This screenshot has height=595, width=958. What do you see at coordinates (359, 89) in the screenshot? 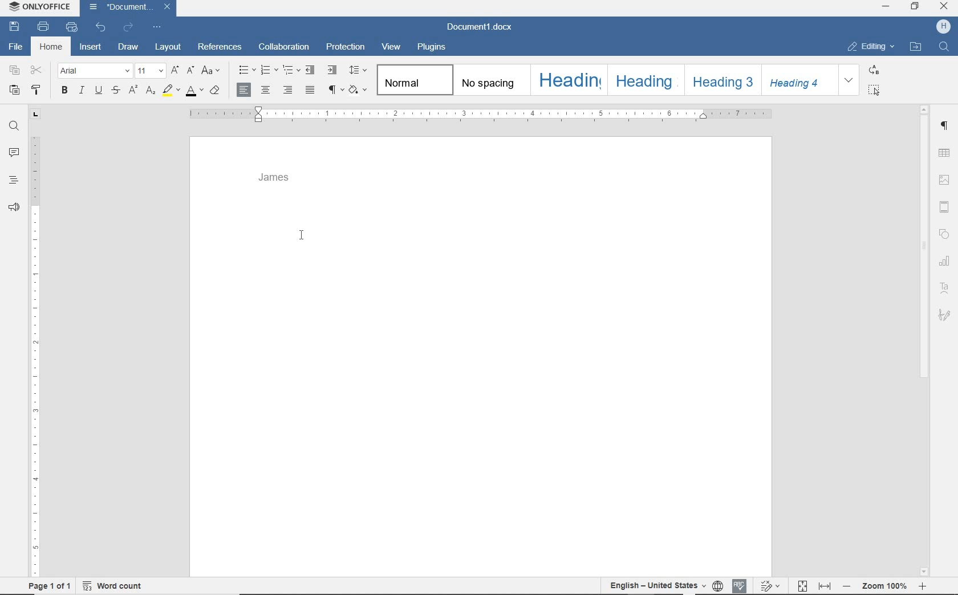
I see `shading` at bounding box center [359, 89].